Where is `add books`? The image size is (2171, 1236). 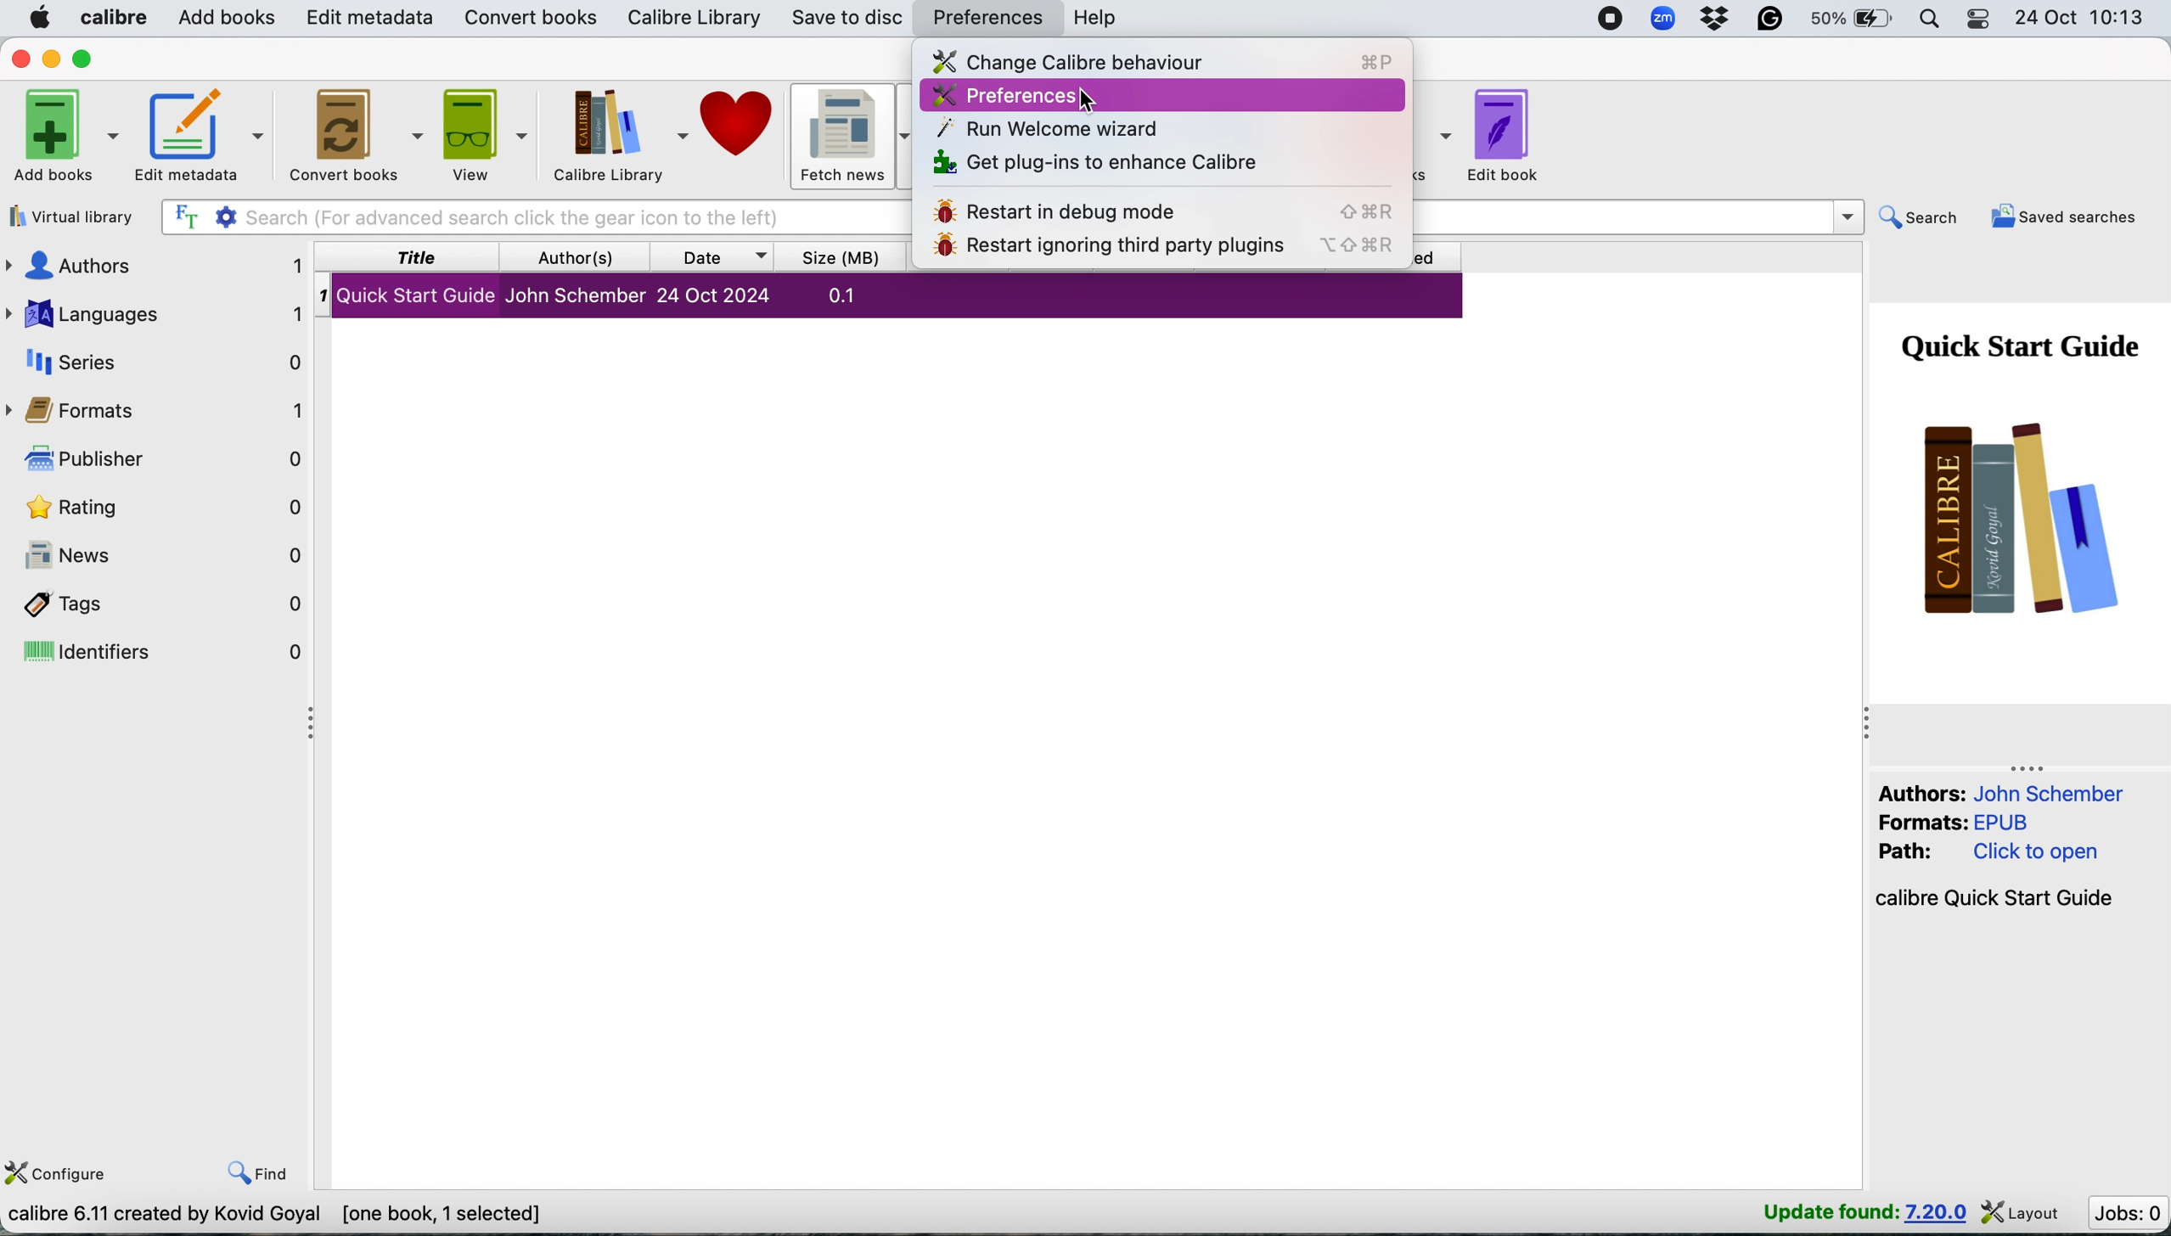 add books is located at coordinates (70, 136).